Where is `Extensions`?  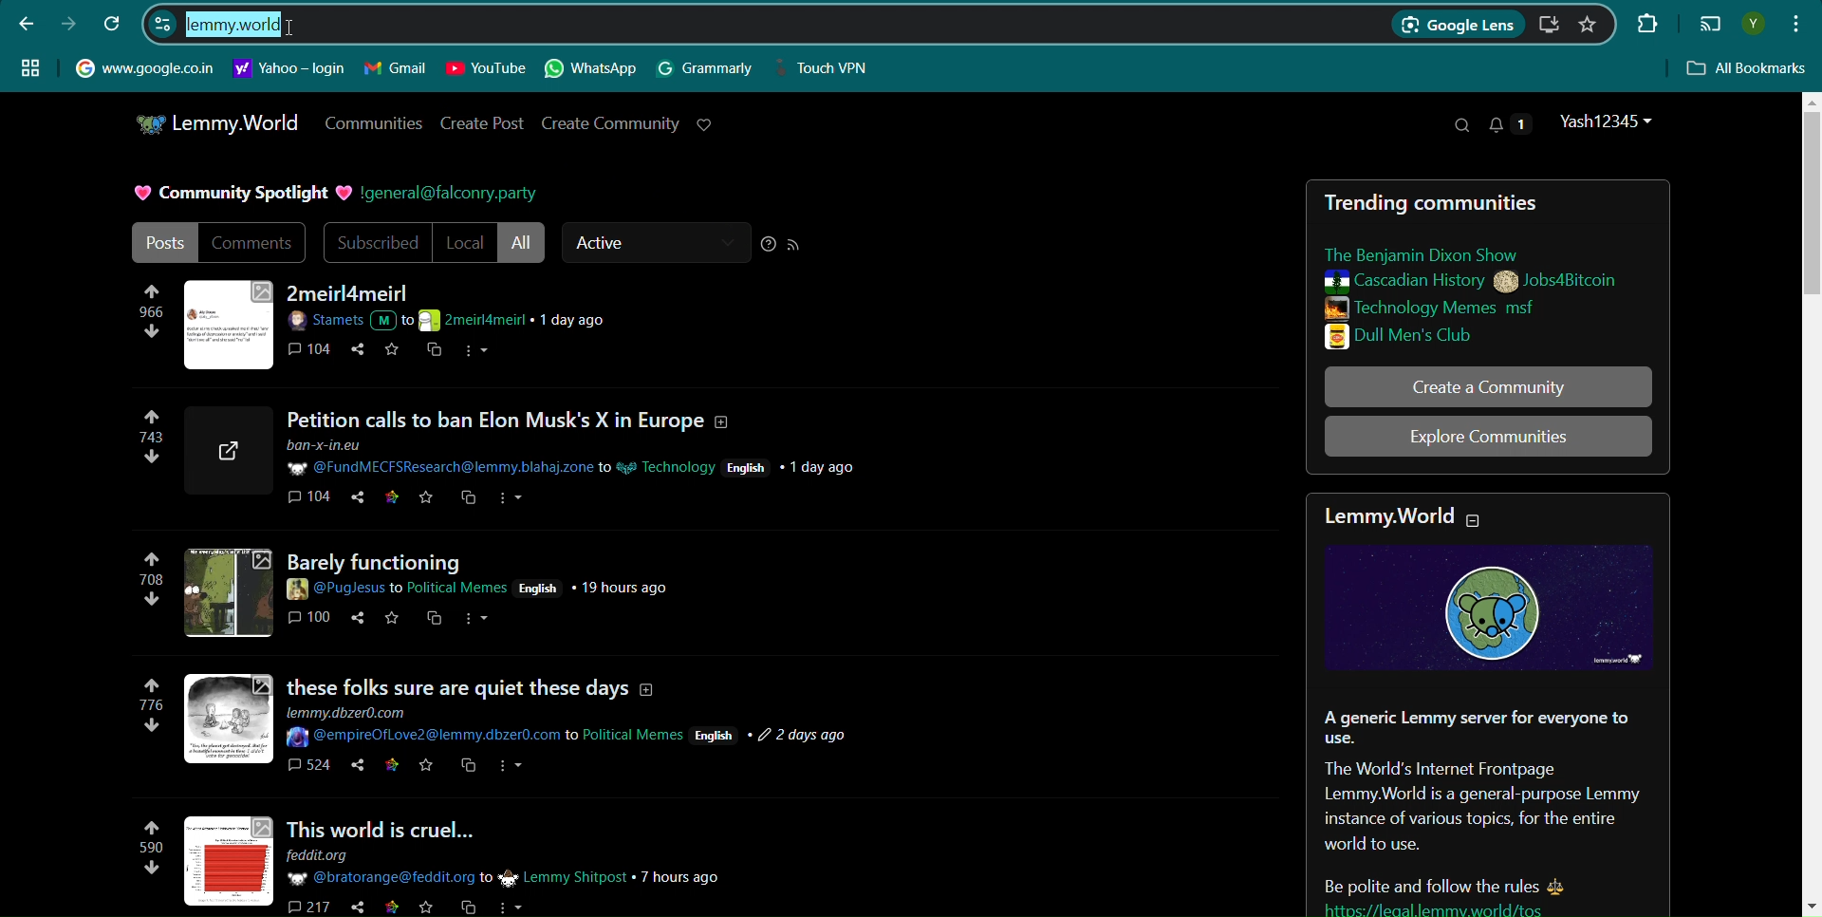
Extensions is located at coordinates (1645, 22).